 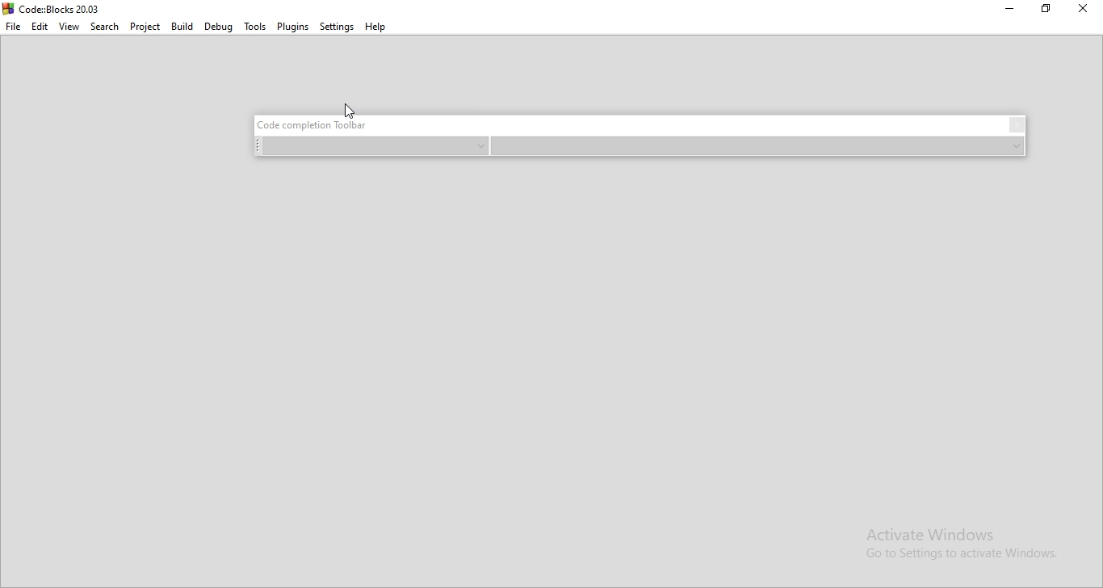 What do you see at coordinates (54, 8) in the screenshot?
I see `logo` at bounding box center [54, 8].